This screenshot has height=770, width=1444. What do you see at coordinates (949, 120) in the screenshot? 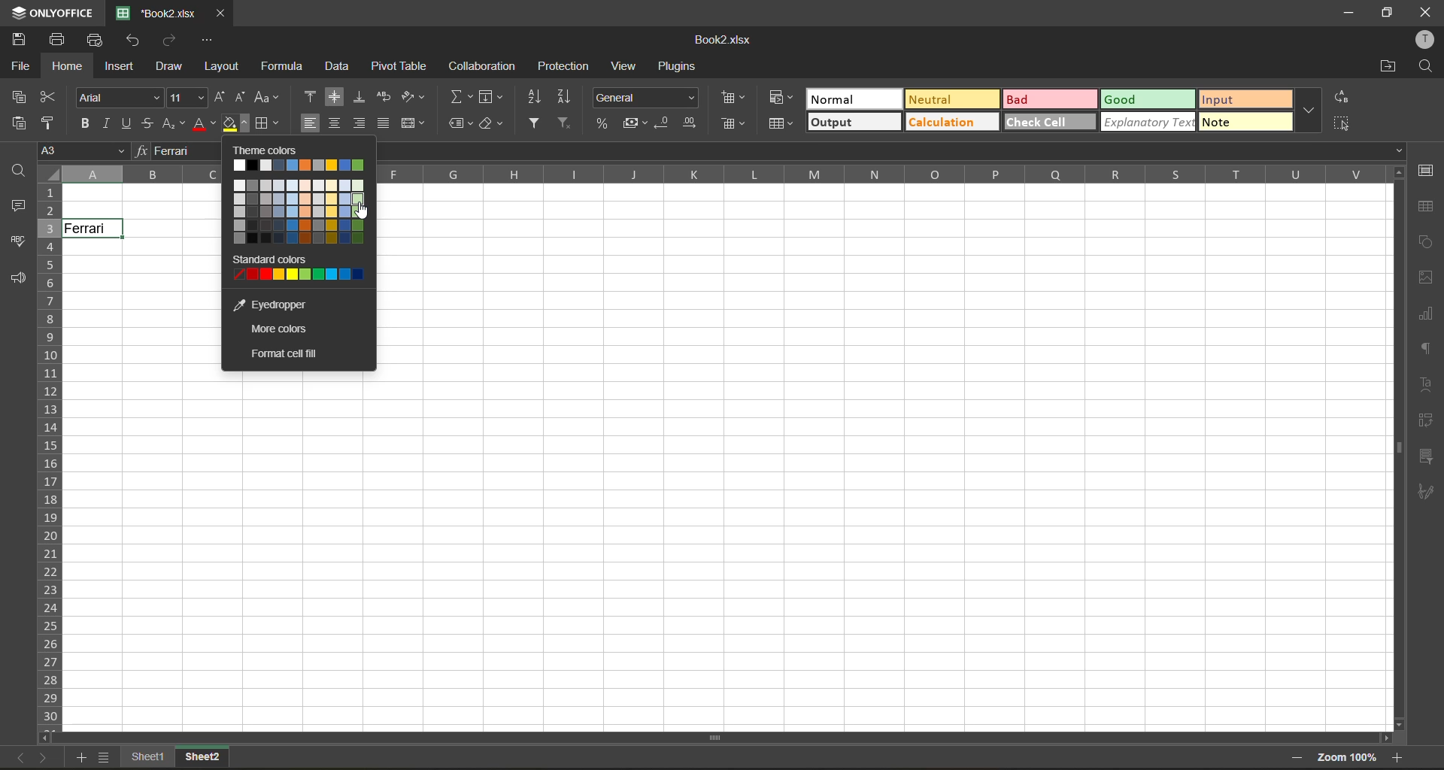
I see `calculation` at bounding box center [949, 120].